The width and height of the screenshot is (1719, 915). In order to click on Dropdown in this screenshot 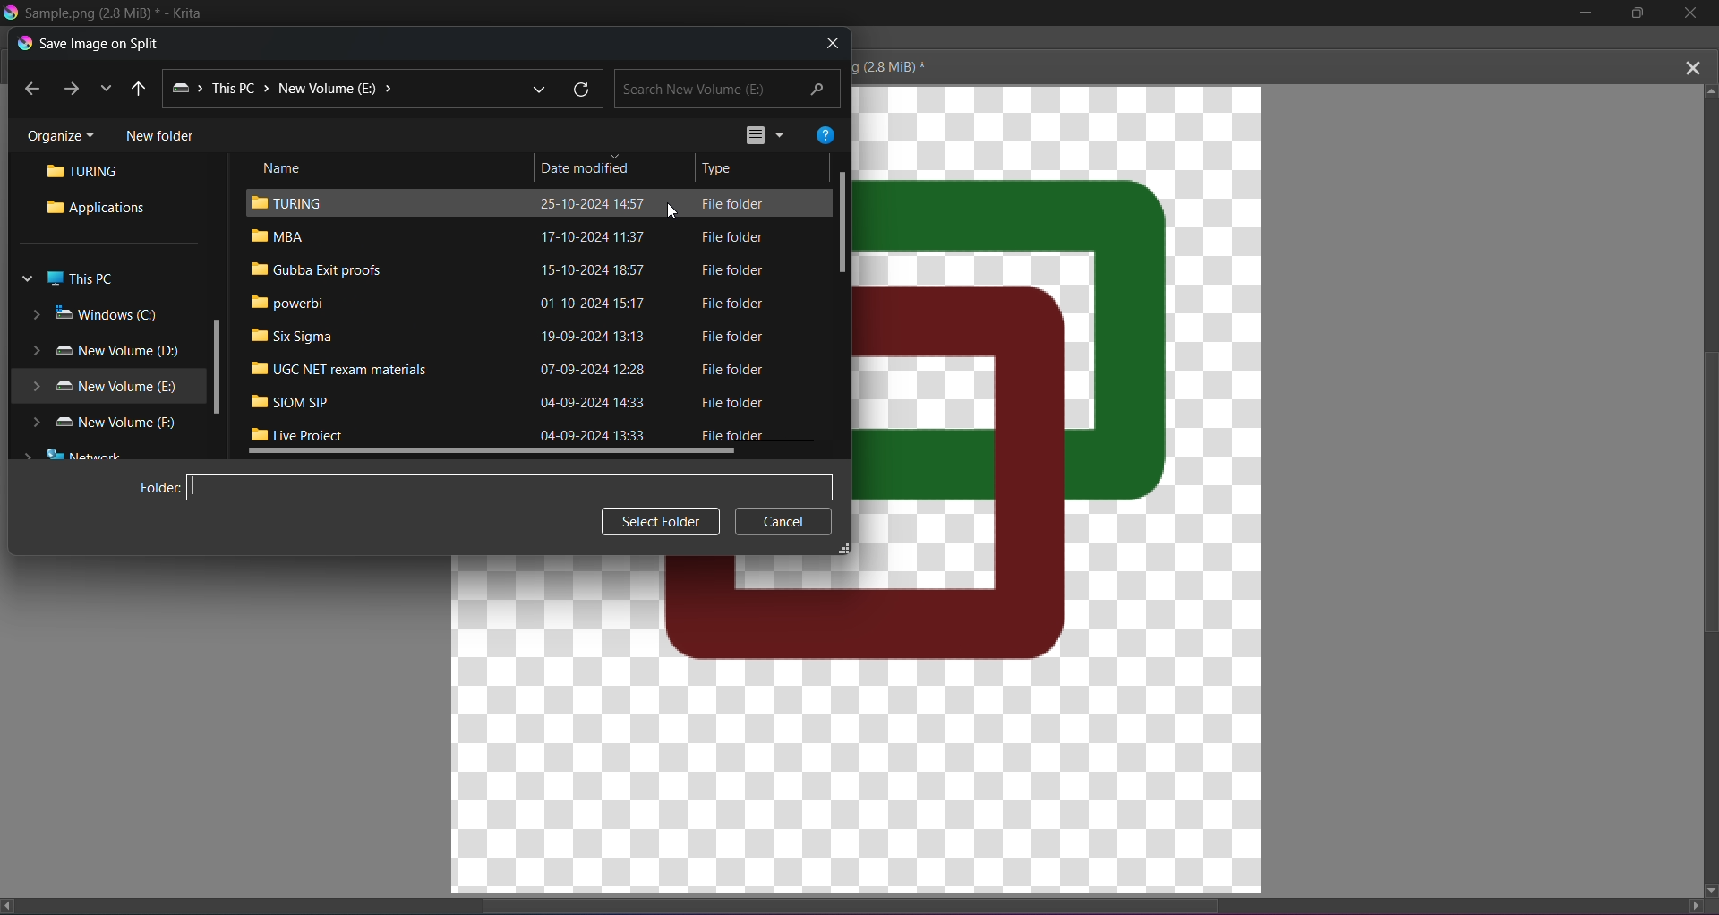, I will do `click(538, 89)`.